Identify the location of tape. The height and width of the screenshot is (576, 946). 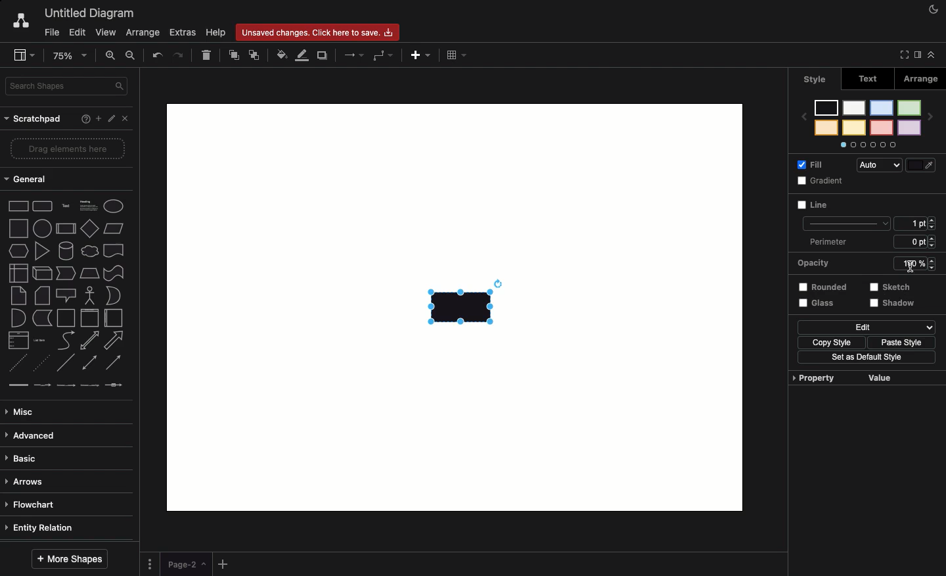
(114, 272).